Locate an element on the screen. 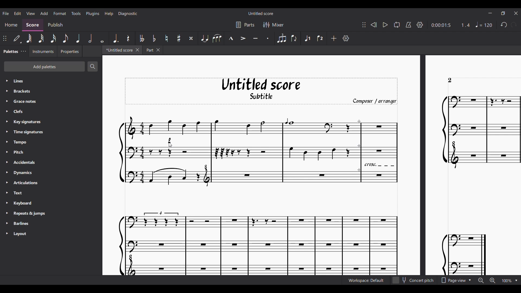 This screenshot has width=521, height=293. Toggle flat is located at coordinates (154, 38).